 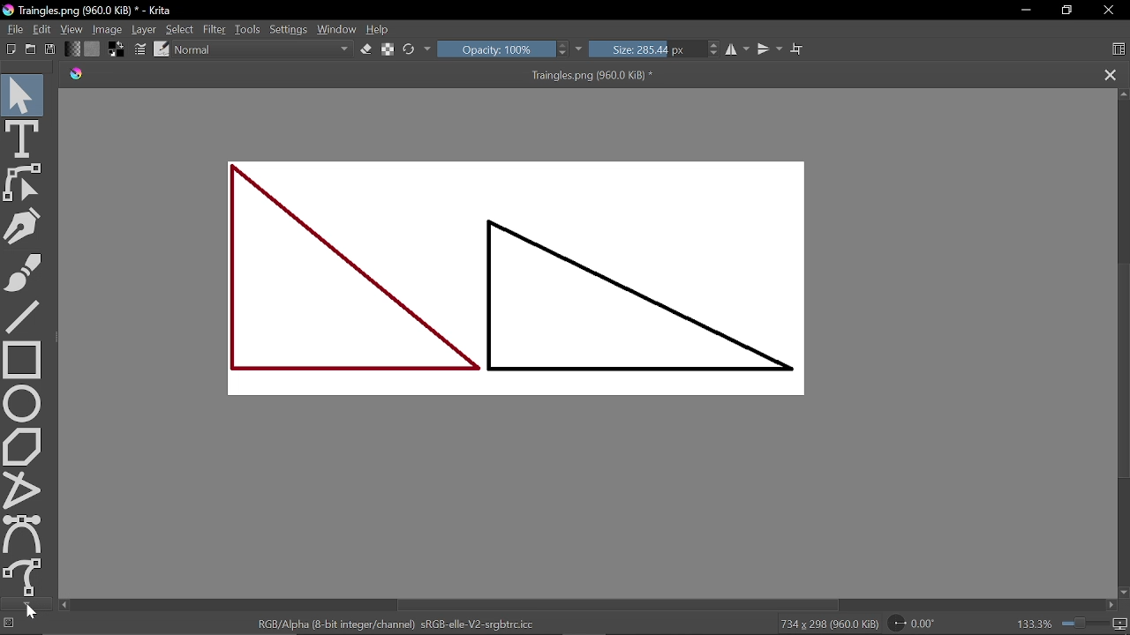 I want to click on File, so click(x=13, y=28).